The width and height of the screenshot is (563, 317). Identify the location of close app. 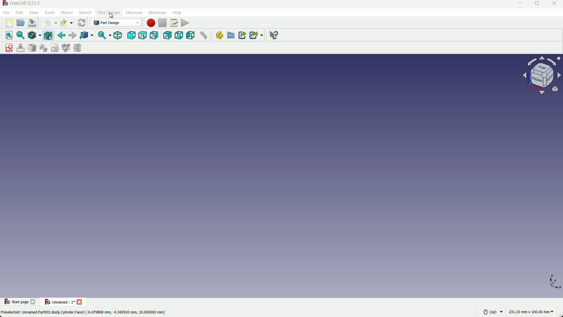
(557, 3).